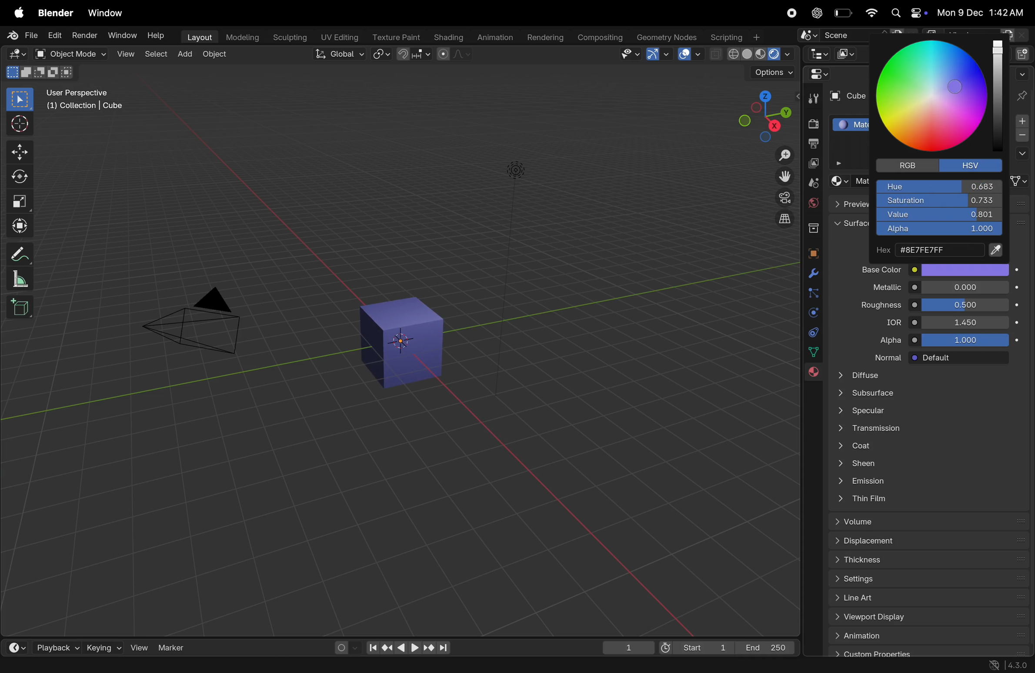 This screenshot has height=673, width=1035. I want to click on hsc, so click(975, 165).